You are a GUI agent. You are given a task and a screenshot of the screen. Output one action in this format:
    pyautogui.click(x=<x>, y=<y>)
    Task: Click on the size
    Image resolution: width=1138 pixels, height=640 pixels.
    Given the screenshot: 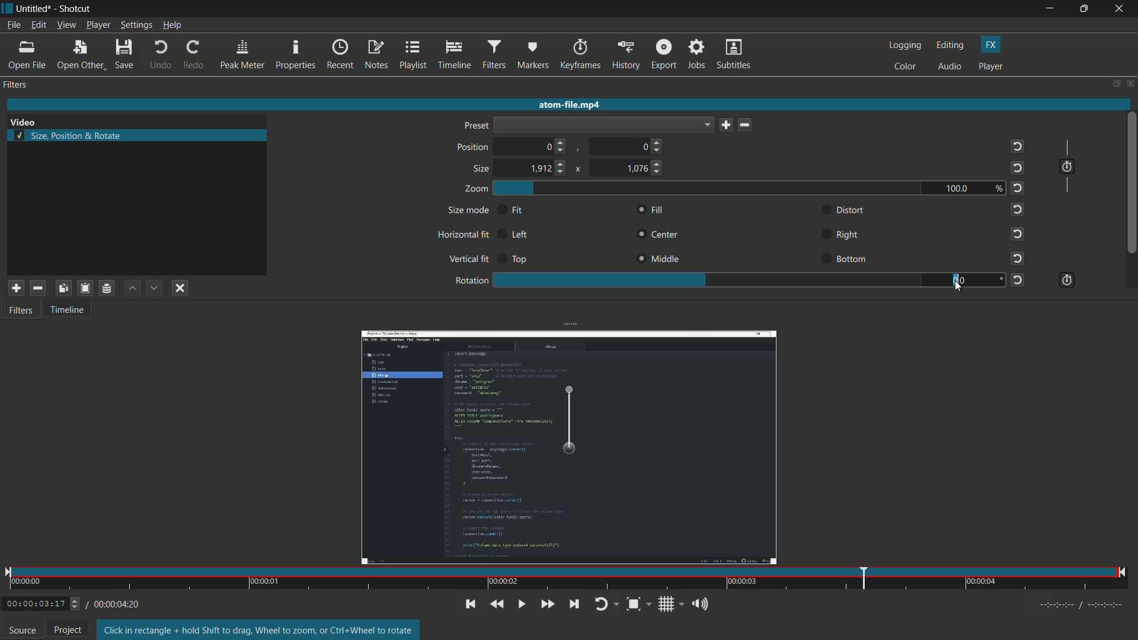 What is the action you would take?
    pyautogui.click(x=482, y=169)
    